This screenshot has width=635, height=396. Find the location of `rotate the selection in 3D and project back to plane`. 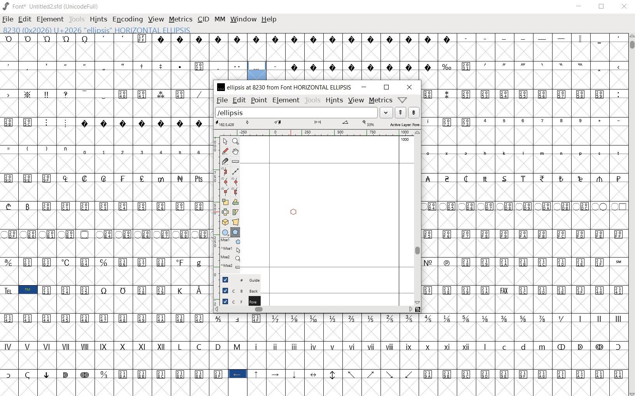

rotate the selection in 3D and project back to plane is located at coordinates (225, 222).